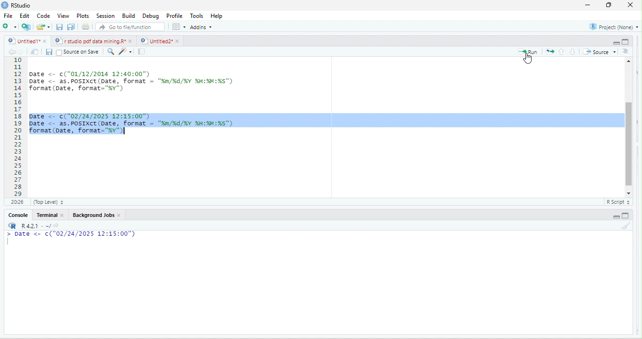 This screenshot has height=339, width=642. What do you see at coordinates (70, 27) in the screenshot?
I see `save all open documents` at bounding box center [70, 27].